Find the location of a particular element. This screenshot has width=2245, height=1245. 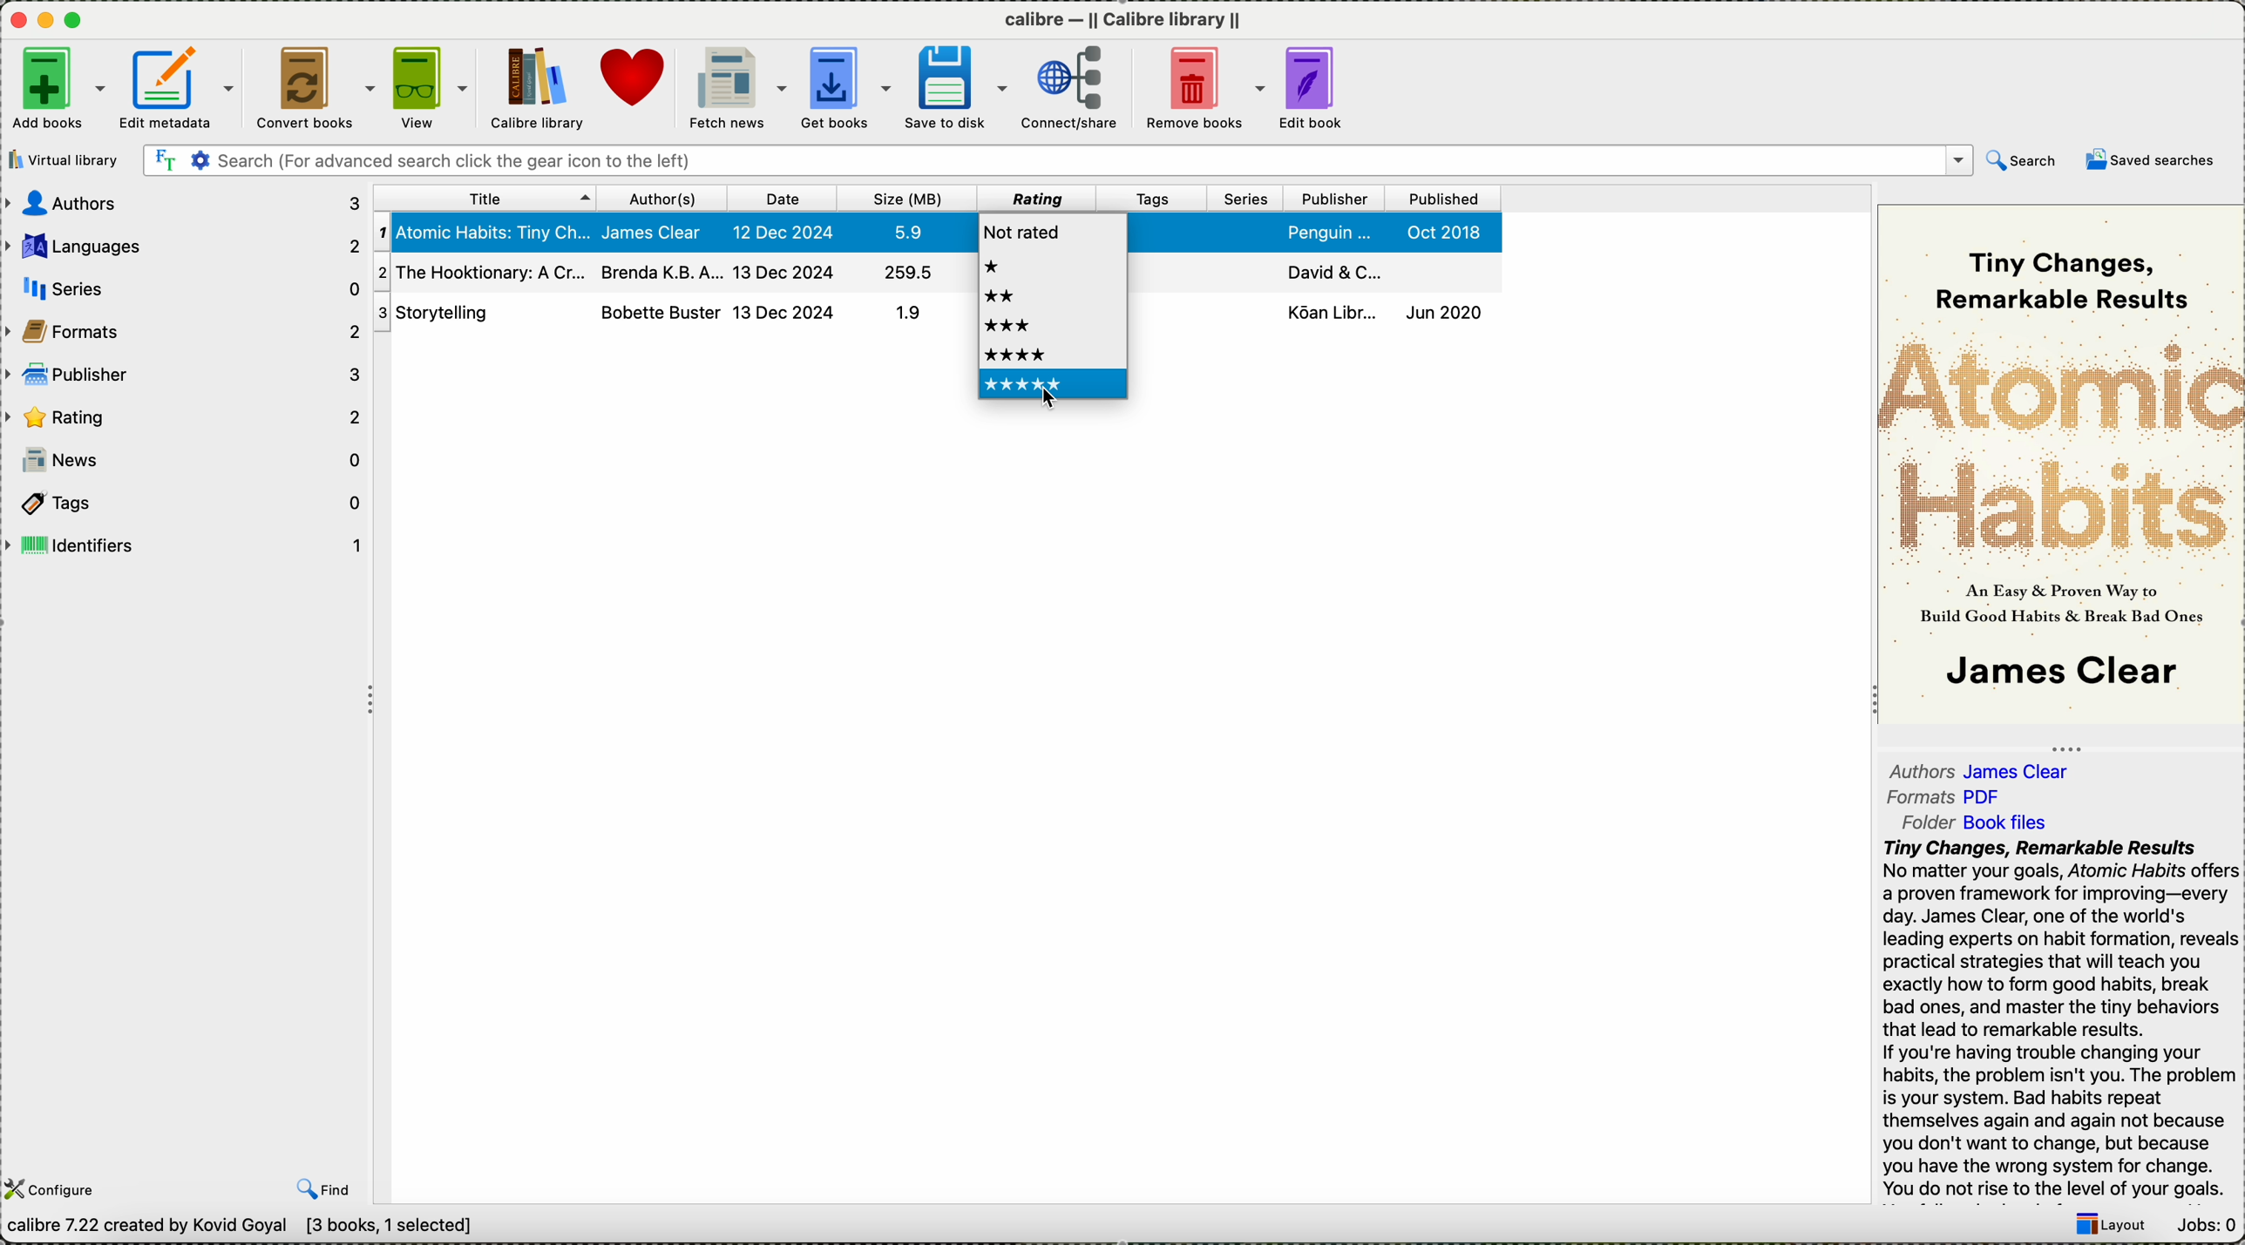

Layout is located at coordinates (2103, 1228).